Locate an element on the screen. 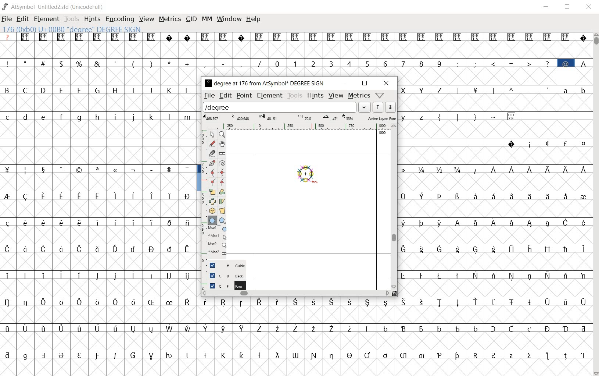 The image size is (599, 376). special characters is located at coordinates (503, 90).